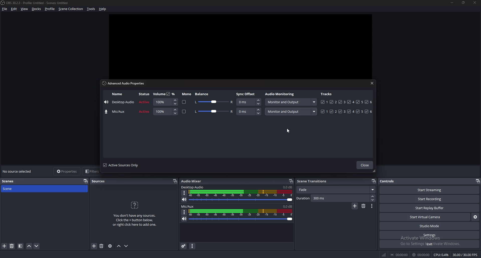 Image resolution: width=481 pixels, height=258 pixels. Describe the element at coordinates (363, 206) in the screenshot. I see `remove transition` at that location.